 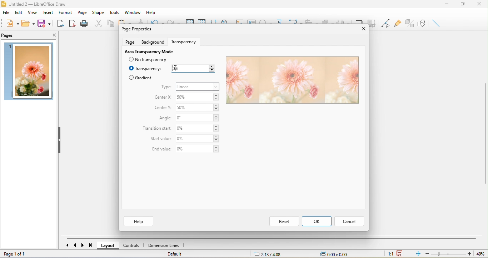 What do you see at coordinates (197, 109) in the screenshot?
I see `50%` at bounding box center [197, 109].